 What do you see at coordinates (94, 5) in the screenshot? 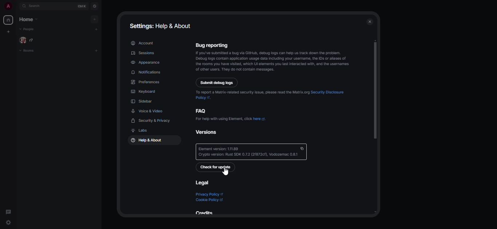
I see `navigator` at bounding box center [94, 5].